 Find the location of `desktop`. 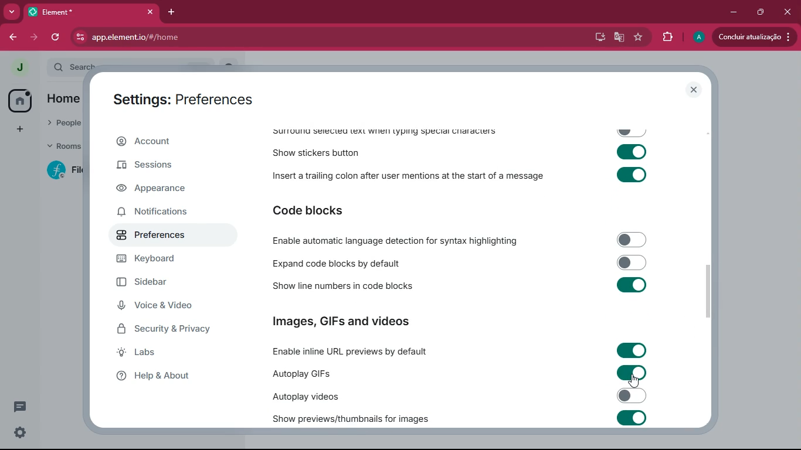

desktop is located at coordinates (596, 37).